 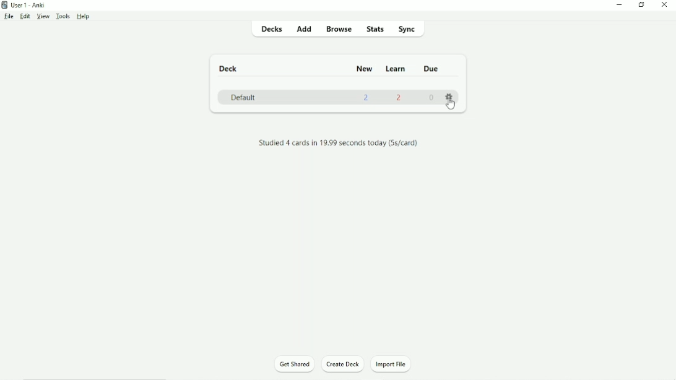 What do you see at coordinates (295, 365) in the screenshot?
I see `Get Shared` at bounding box center [295, 365].